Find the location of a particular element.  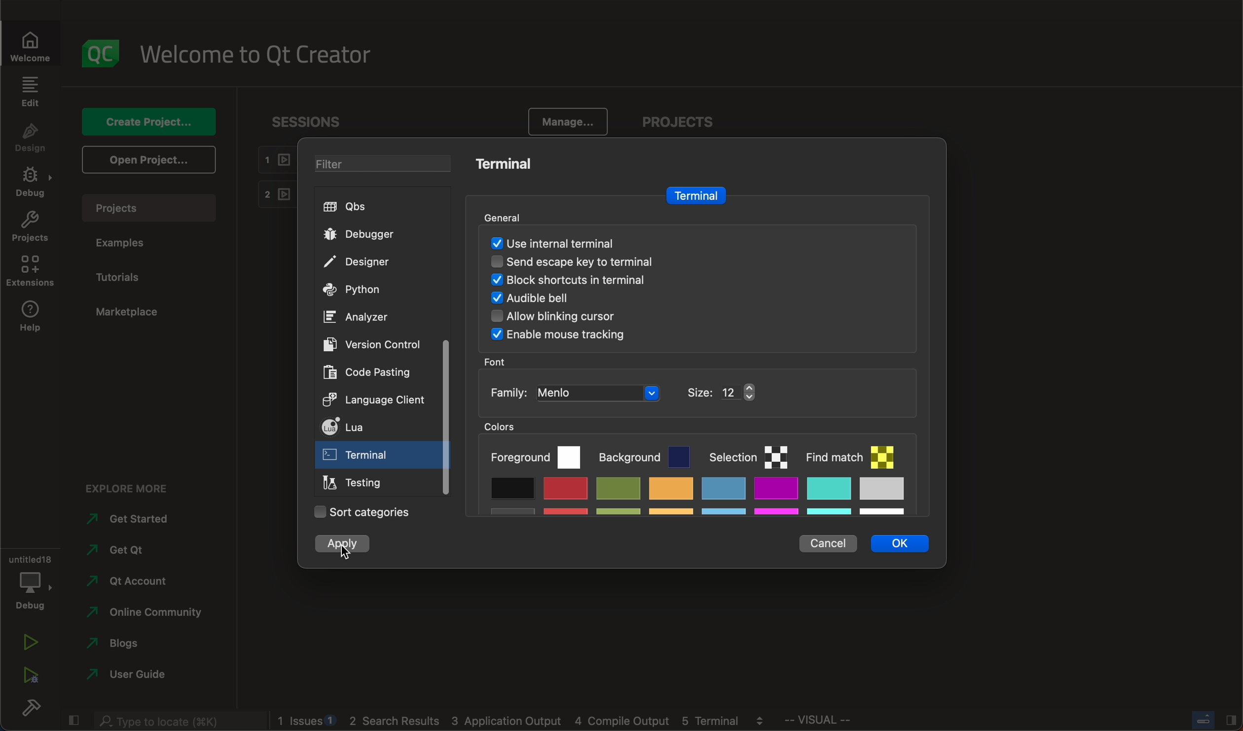

categories is located at coordinates (359, 513).